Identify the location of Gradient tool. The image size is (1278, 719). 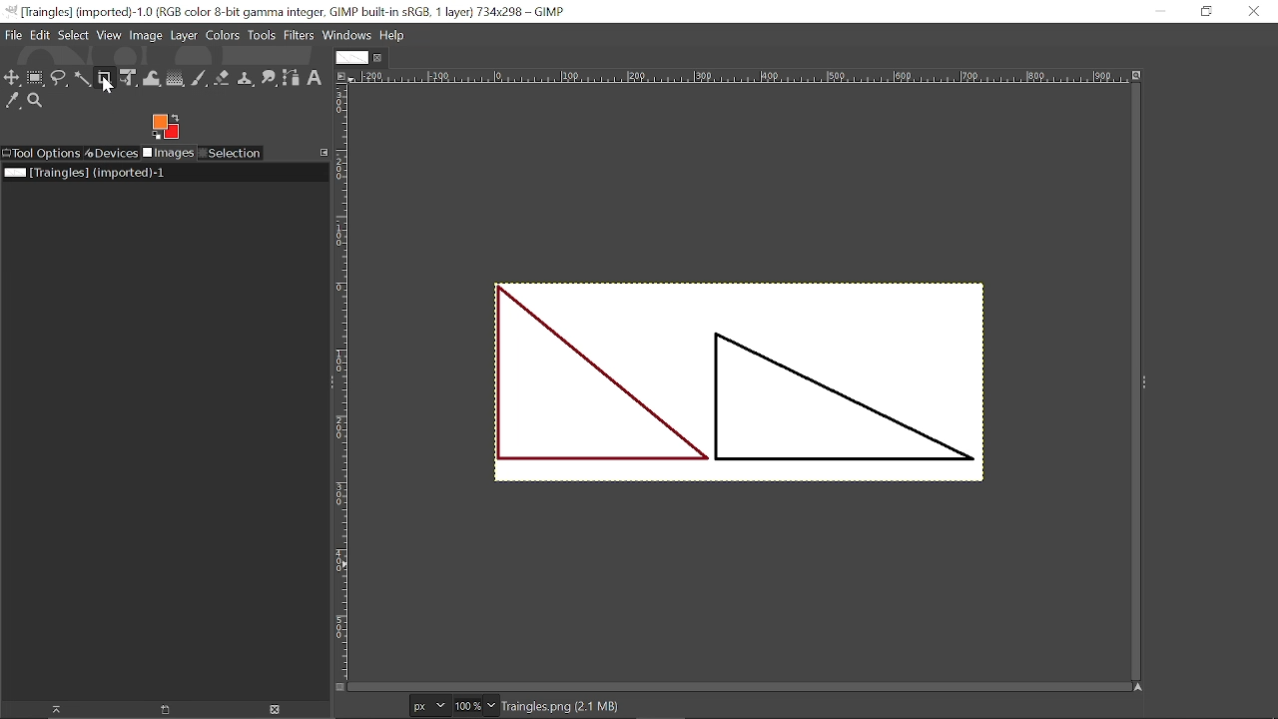
(176, 78).